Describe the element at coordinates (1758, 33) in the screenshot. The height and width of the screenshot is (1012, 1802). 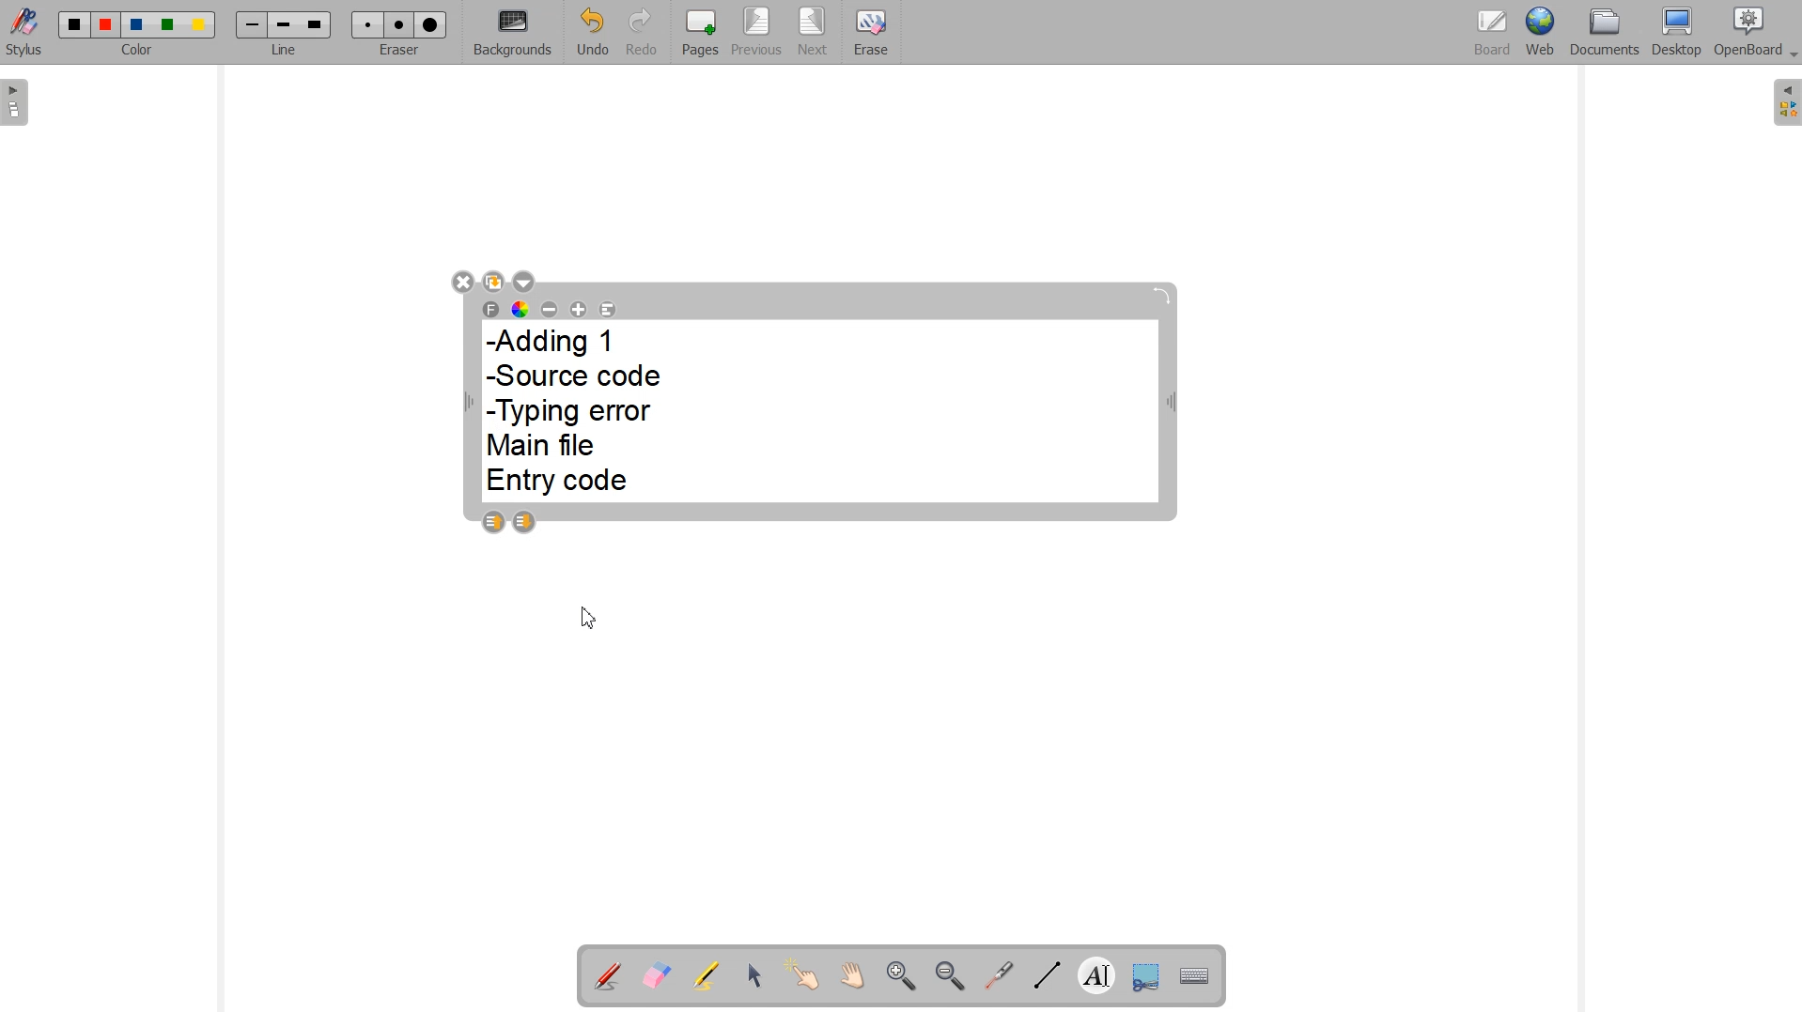
I see `OpenBoard` at that location.